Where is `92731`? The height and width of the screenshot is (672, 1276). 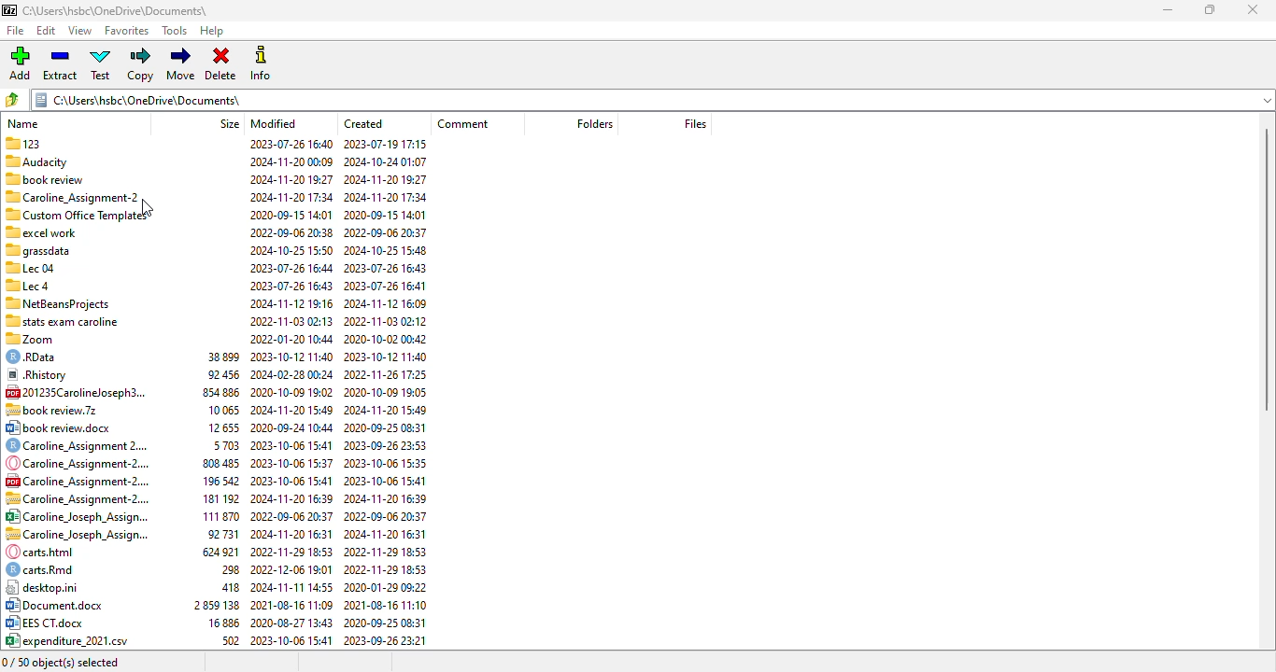 92731 is located at coordinates (224, 533).